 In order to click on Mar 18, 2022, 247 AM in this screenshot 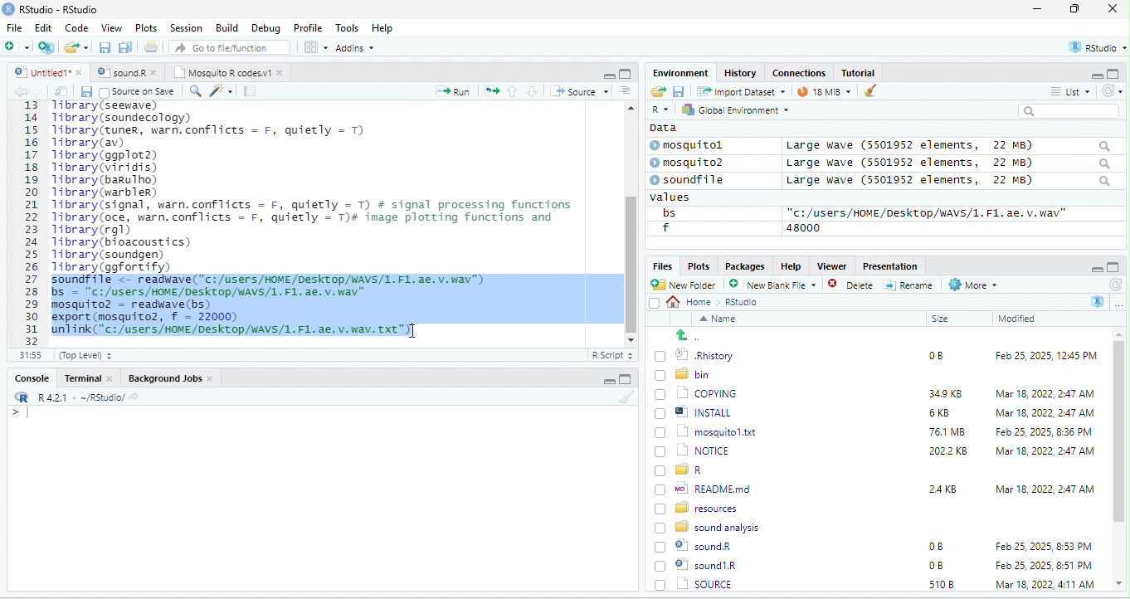, I will do `click(1045, 393)`.